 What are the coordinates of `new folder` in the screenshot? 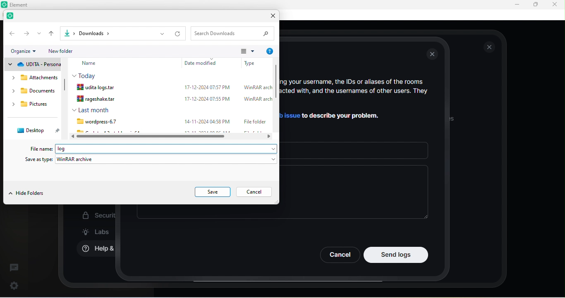 It's located at (67, 51).